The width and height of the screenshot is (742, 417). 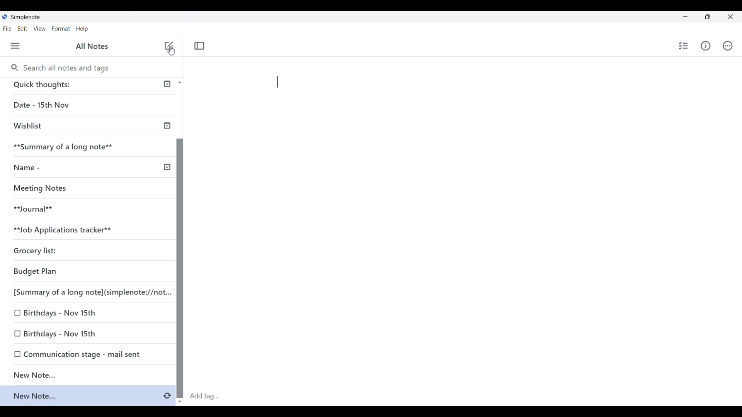 What do you see at coordinates (70, 251) in the screenshot?
I see `Grocery list` at bounding box center [70, 251].